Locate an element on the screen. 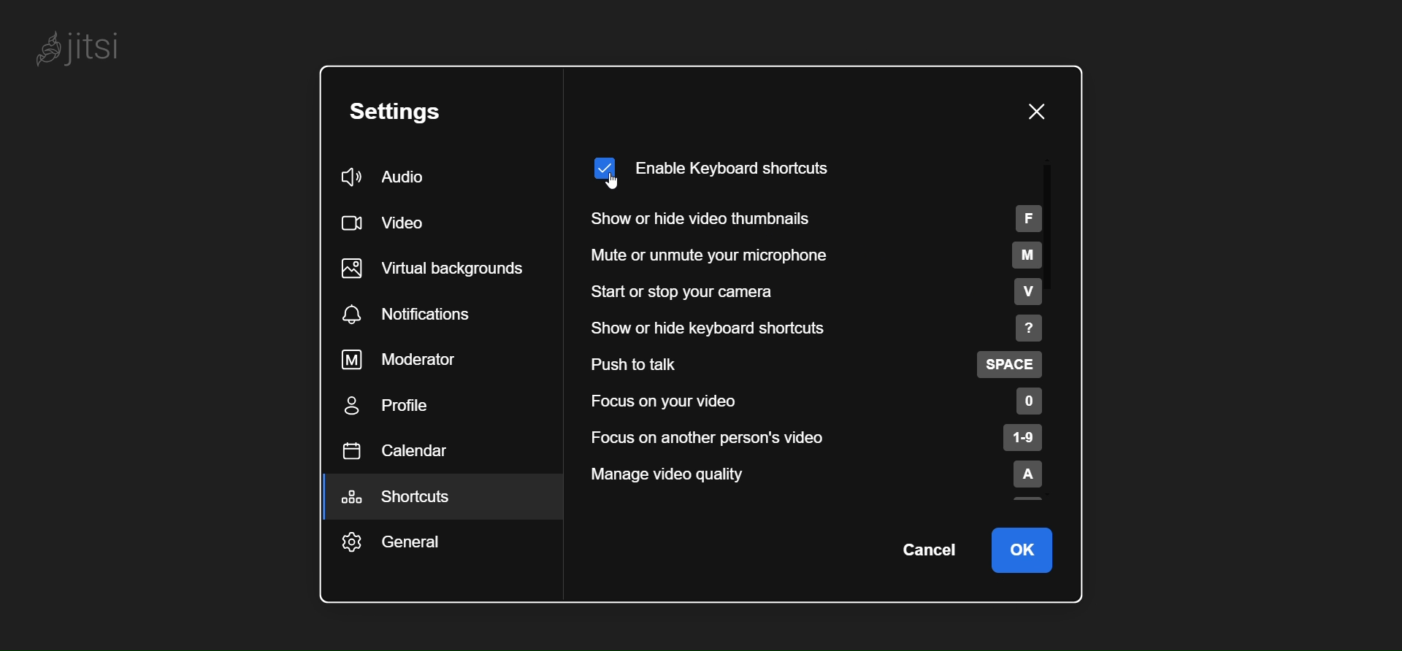  audio is located at coordinates (383, 172).